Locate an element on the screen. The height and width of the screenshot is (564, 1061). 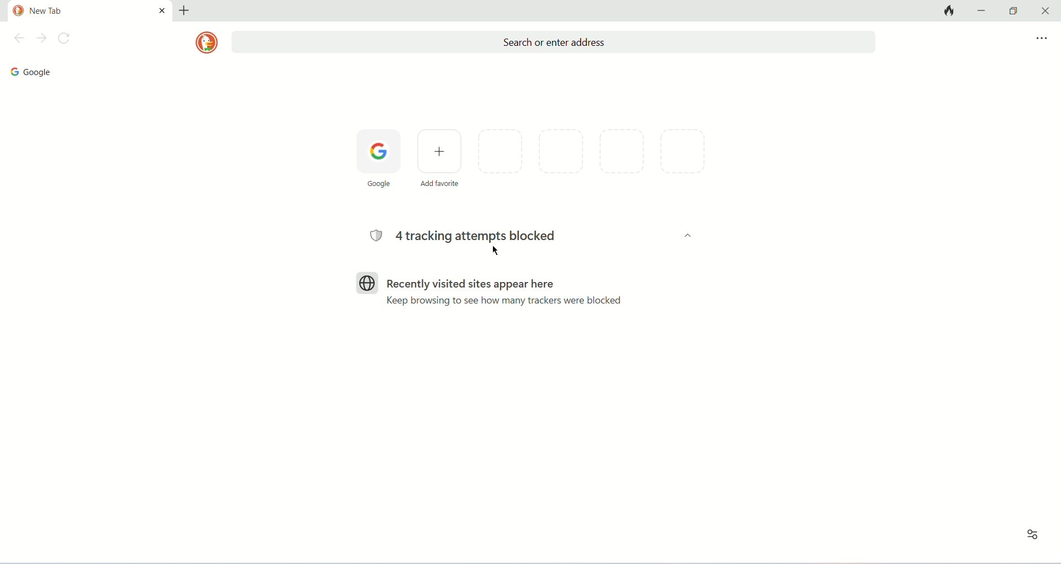
mouse cursor is located at coordinates (496, 252).